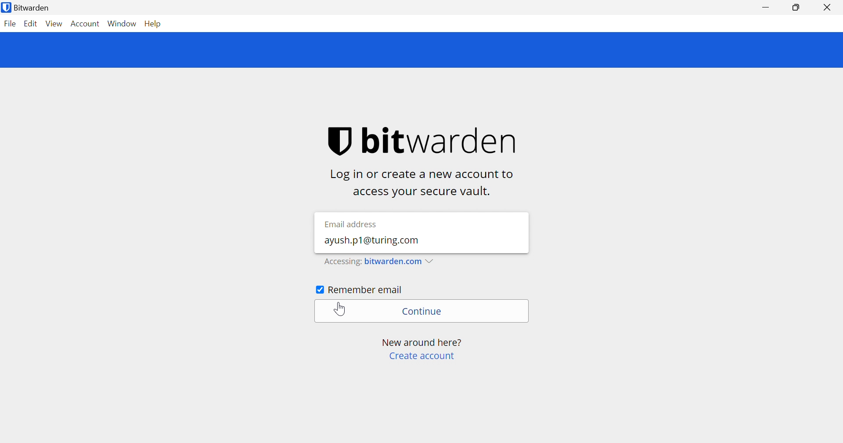 The height and width of the screenshot is (443, 843). Describe the element at coordinates (425, 174) in the screenshot. I see `Log in or create a new account to` at that location.